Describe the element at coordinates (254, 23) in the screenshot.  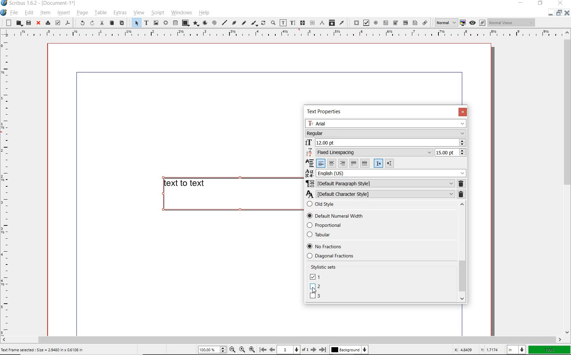
I see `calligraphic line` at that location.